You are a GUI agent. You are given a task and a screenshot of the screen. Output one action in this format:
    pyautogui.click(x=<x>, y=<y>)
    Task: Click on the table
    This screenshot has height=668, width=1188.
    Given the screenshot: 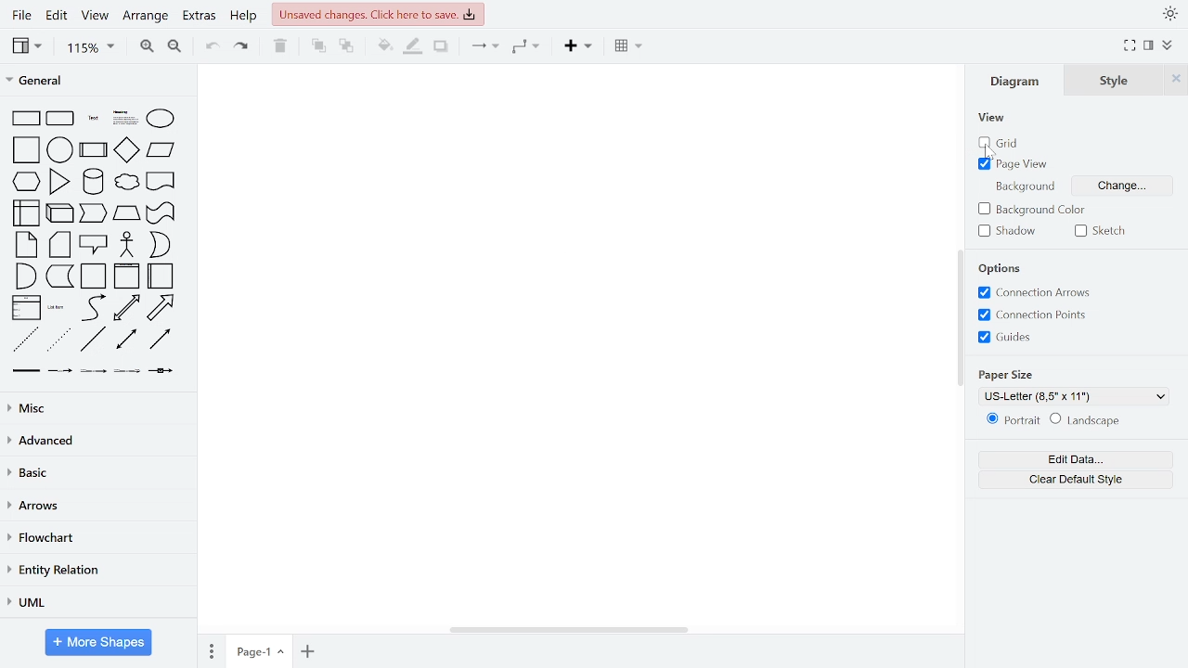 What is the action you would take?
    pyautogui.click(x=627, y=47)
    